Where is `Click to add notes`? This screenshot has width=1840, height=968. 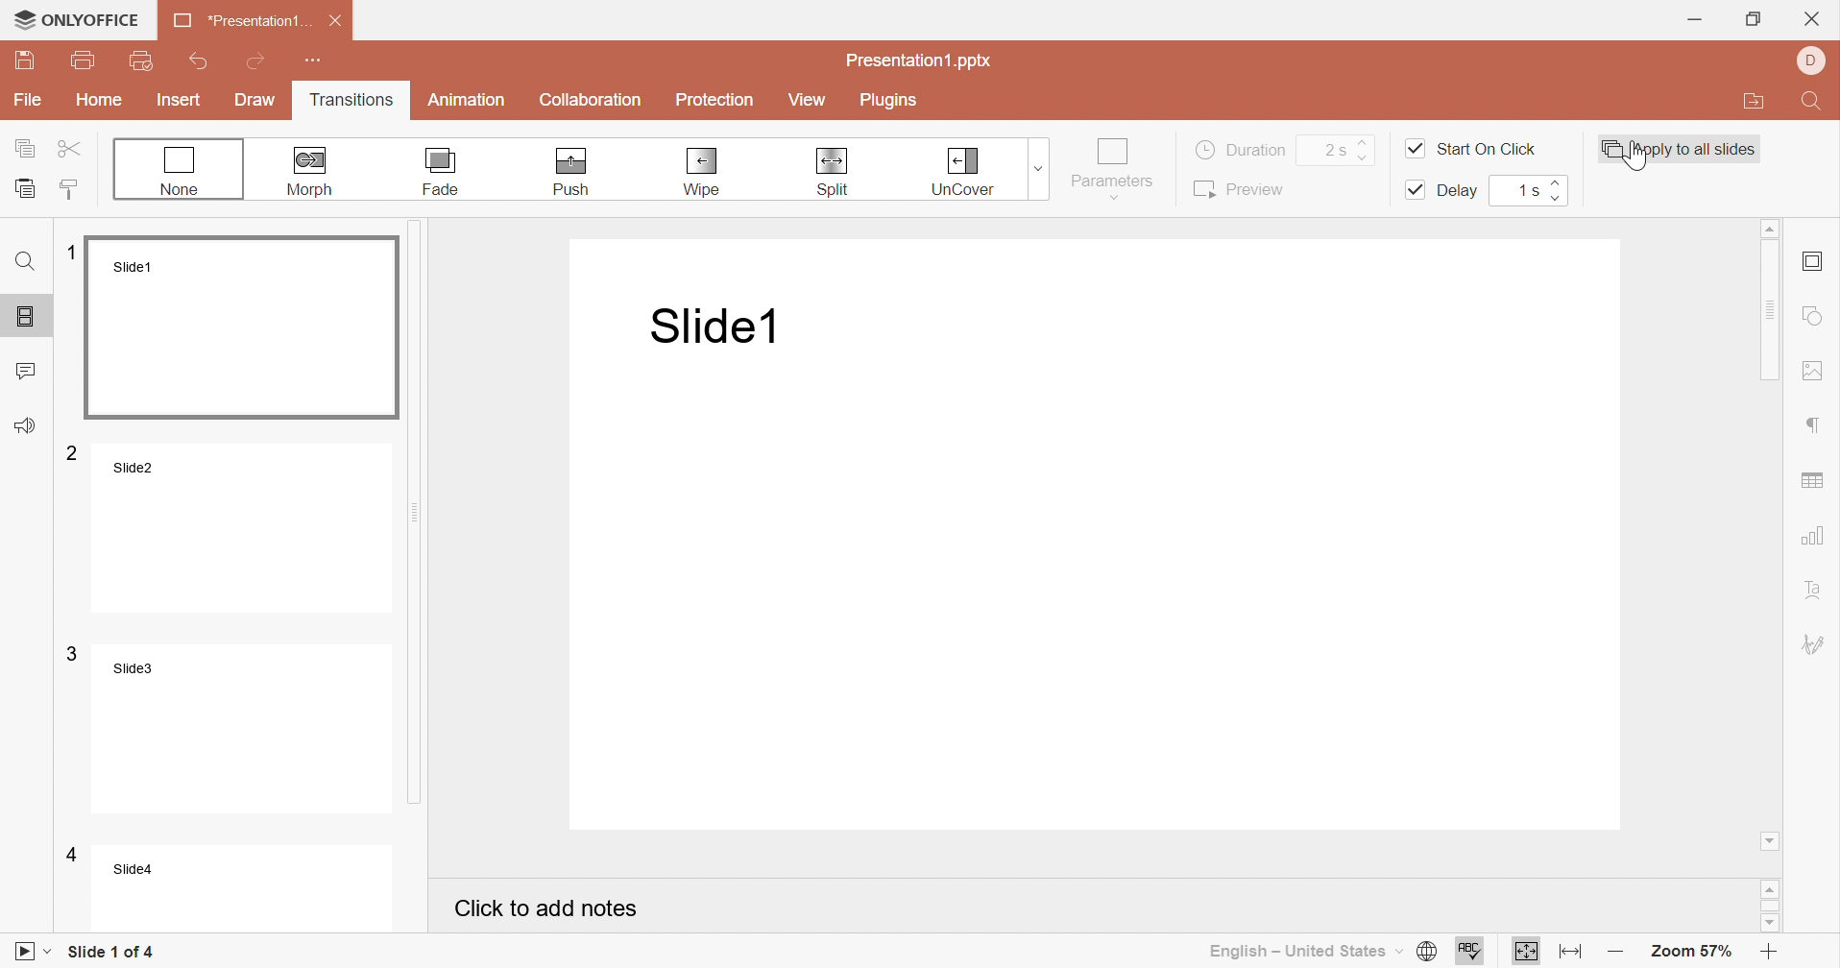
Click to add notes is located at coordinates (546, 908).